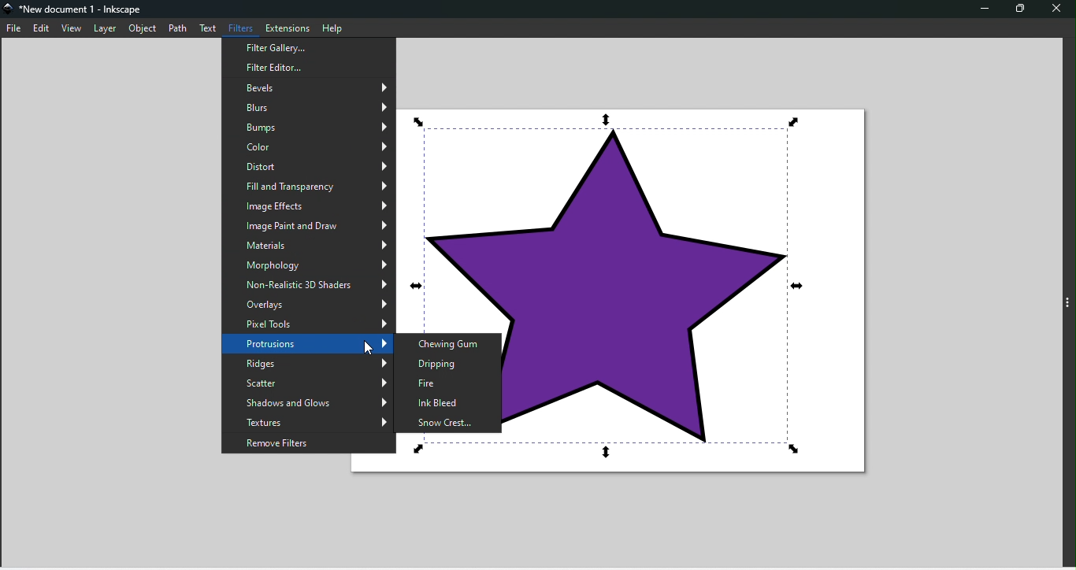 The height and width of the screenshot is (570, 1076). What do you see at coordinates (307, 365) in the screenshot?
I see `Ridges` at bounding box center [307, 365].